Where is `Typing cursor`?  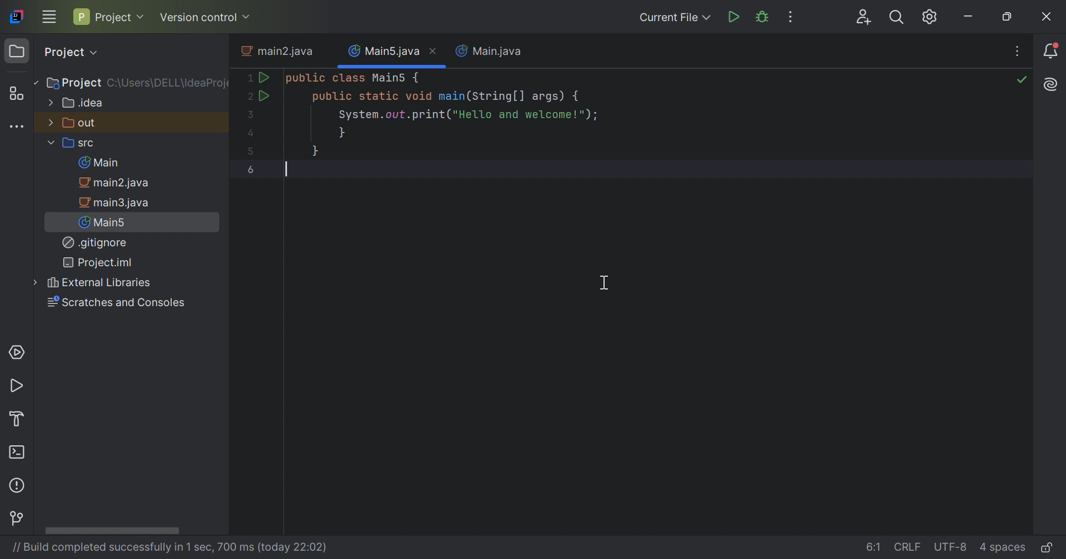 Typing cursor is located at coordinates (287, 169).